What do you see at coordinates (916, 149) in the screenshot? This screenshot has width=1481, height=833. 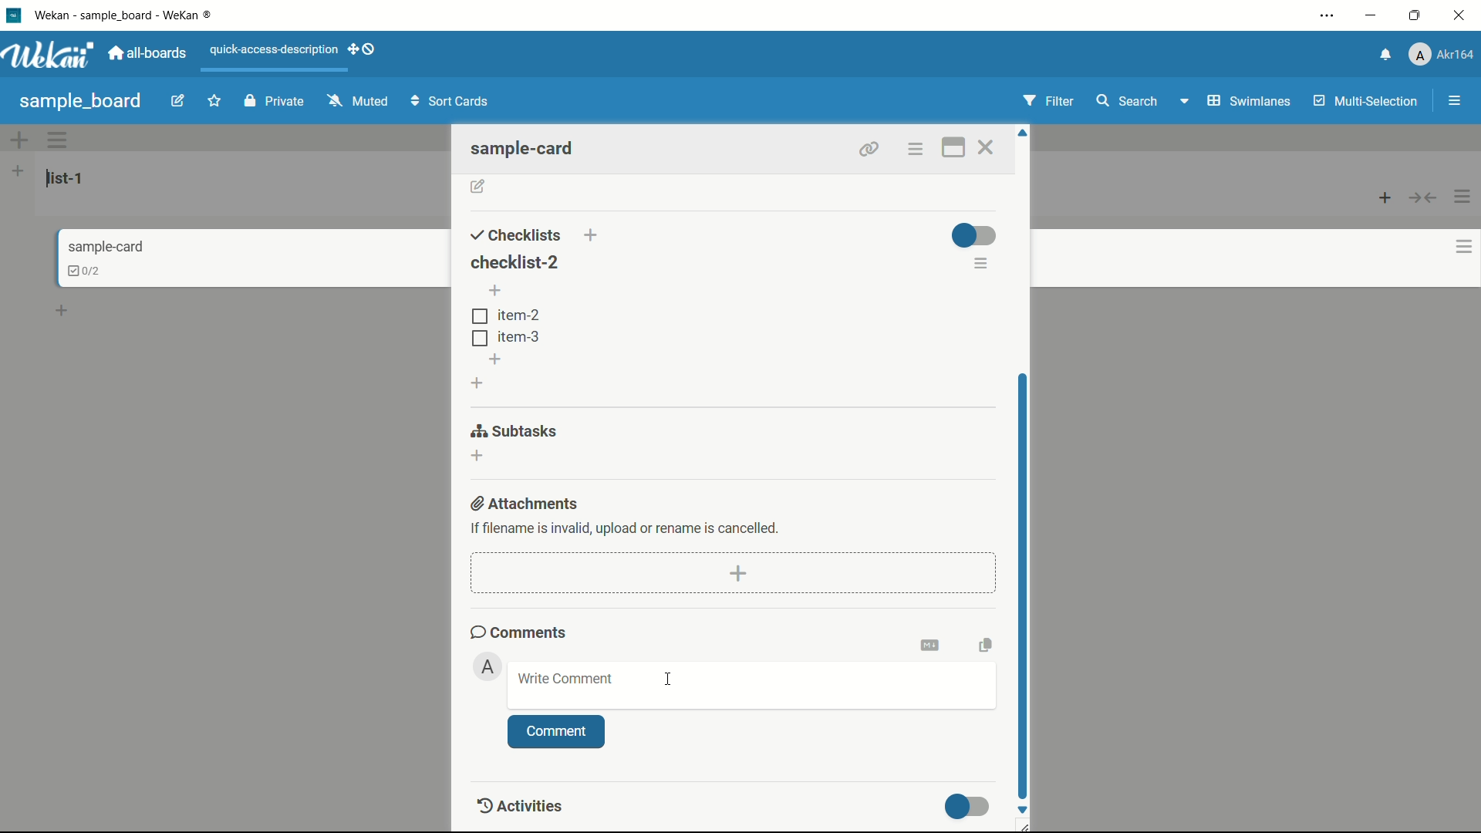 I see `options` at bounding box center [916, 149].